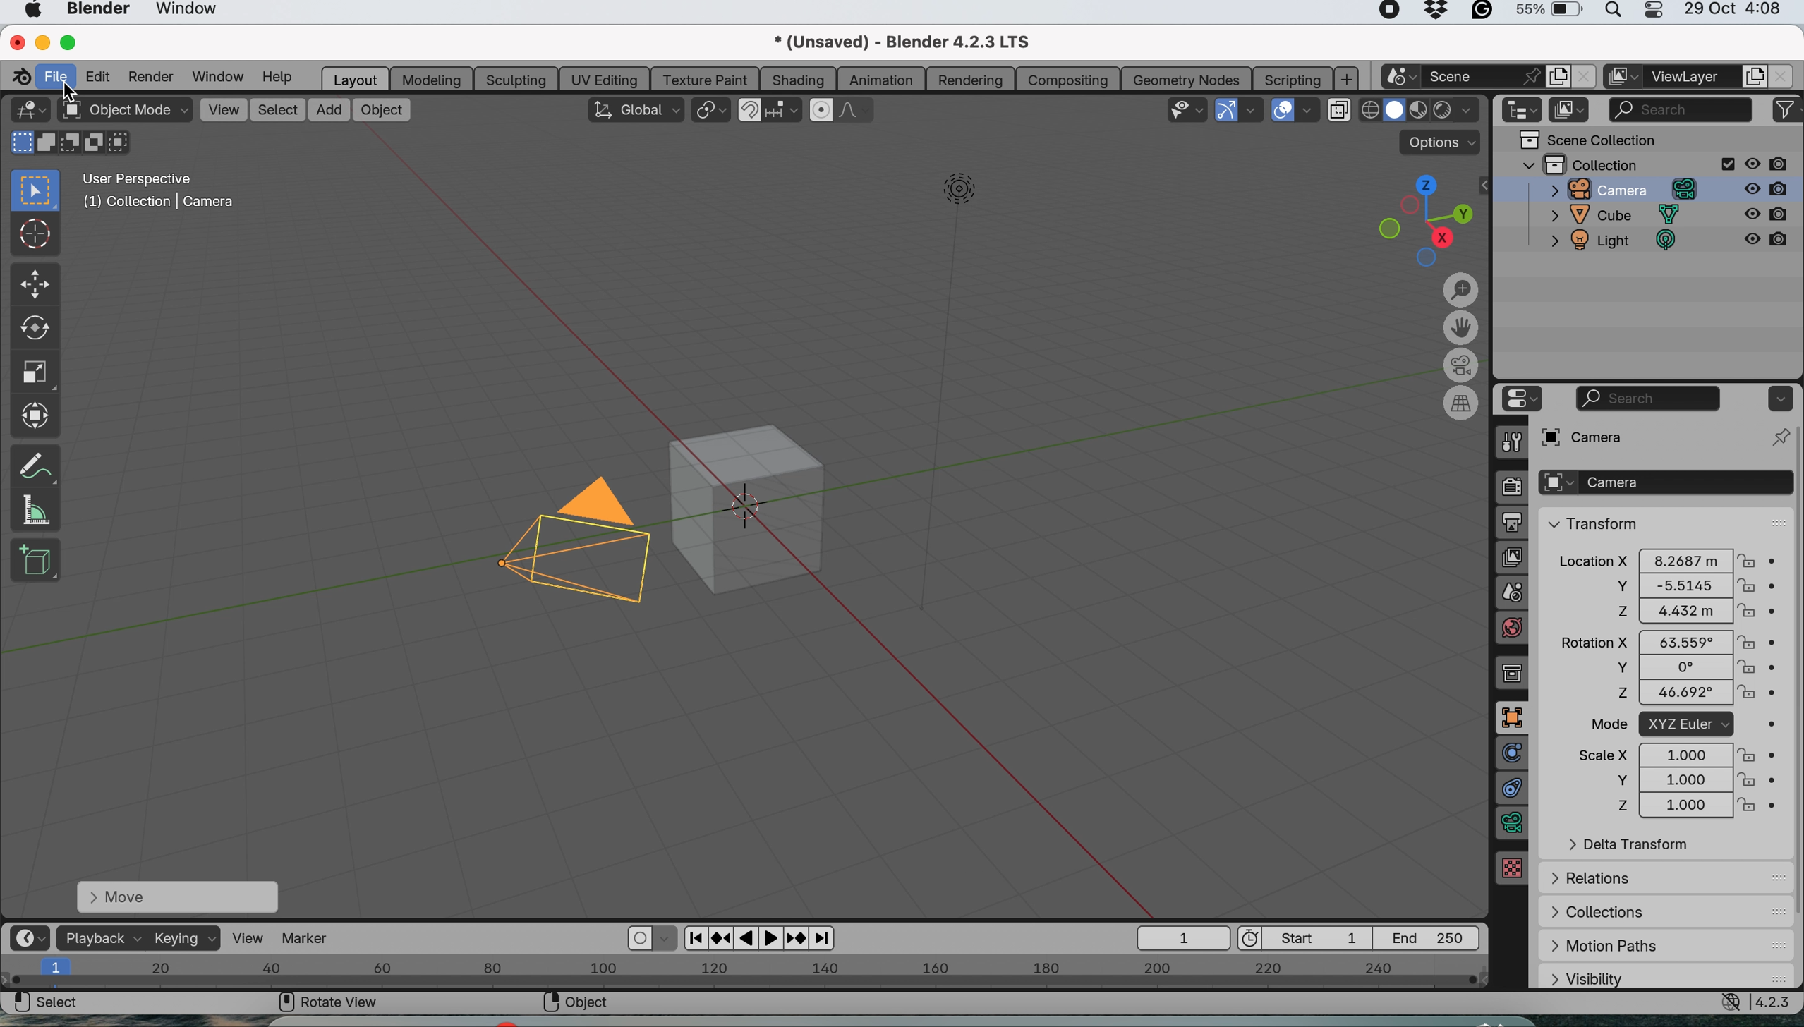  Describe the element at coordinates (1678, 807) in the screenshot. I see `z 1.000` at that location.